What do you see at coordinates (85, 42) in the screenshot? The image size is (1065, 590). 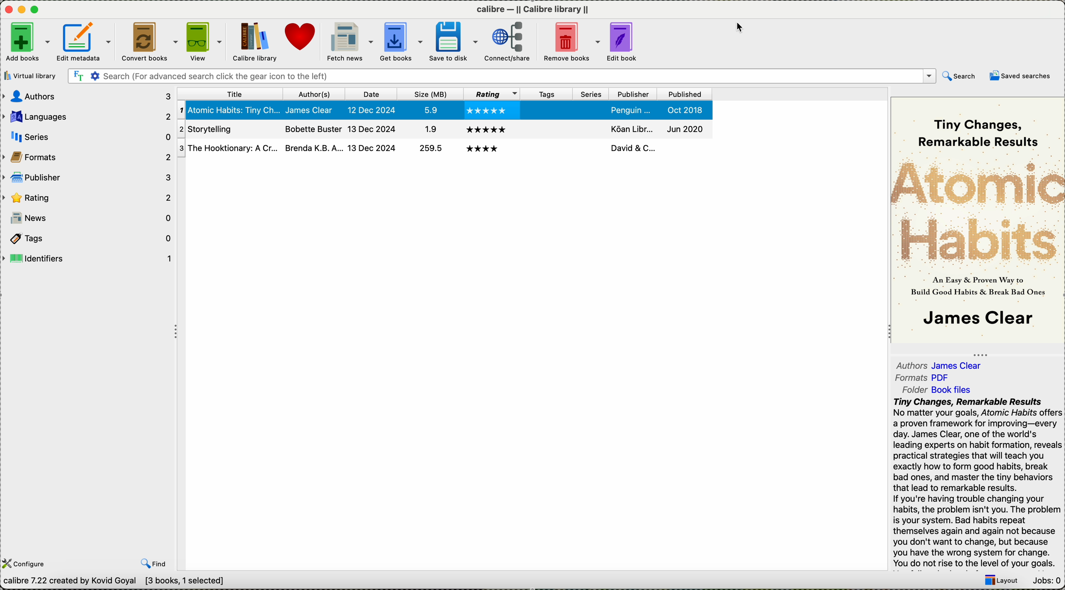 I see `edit metadata` at bounding box center [85, 42].